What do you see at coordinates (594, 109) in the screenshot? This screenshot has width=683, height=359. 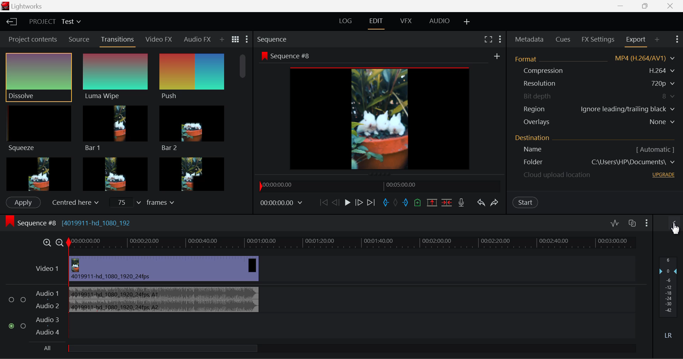 I see `Region` at bounding box center [594, 109].